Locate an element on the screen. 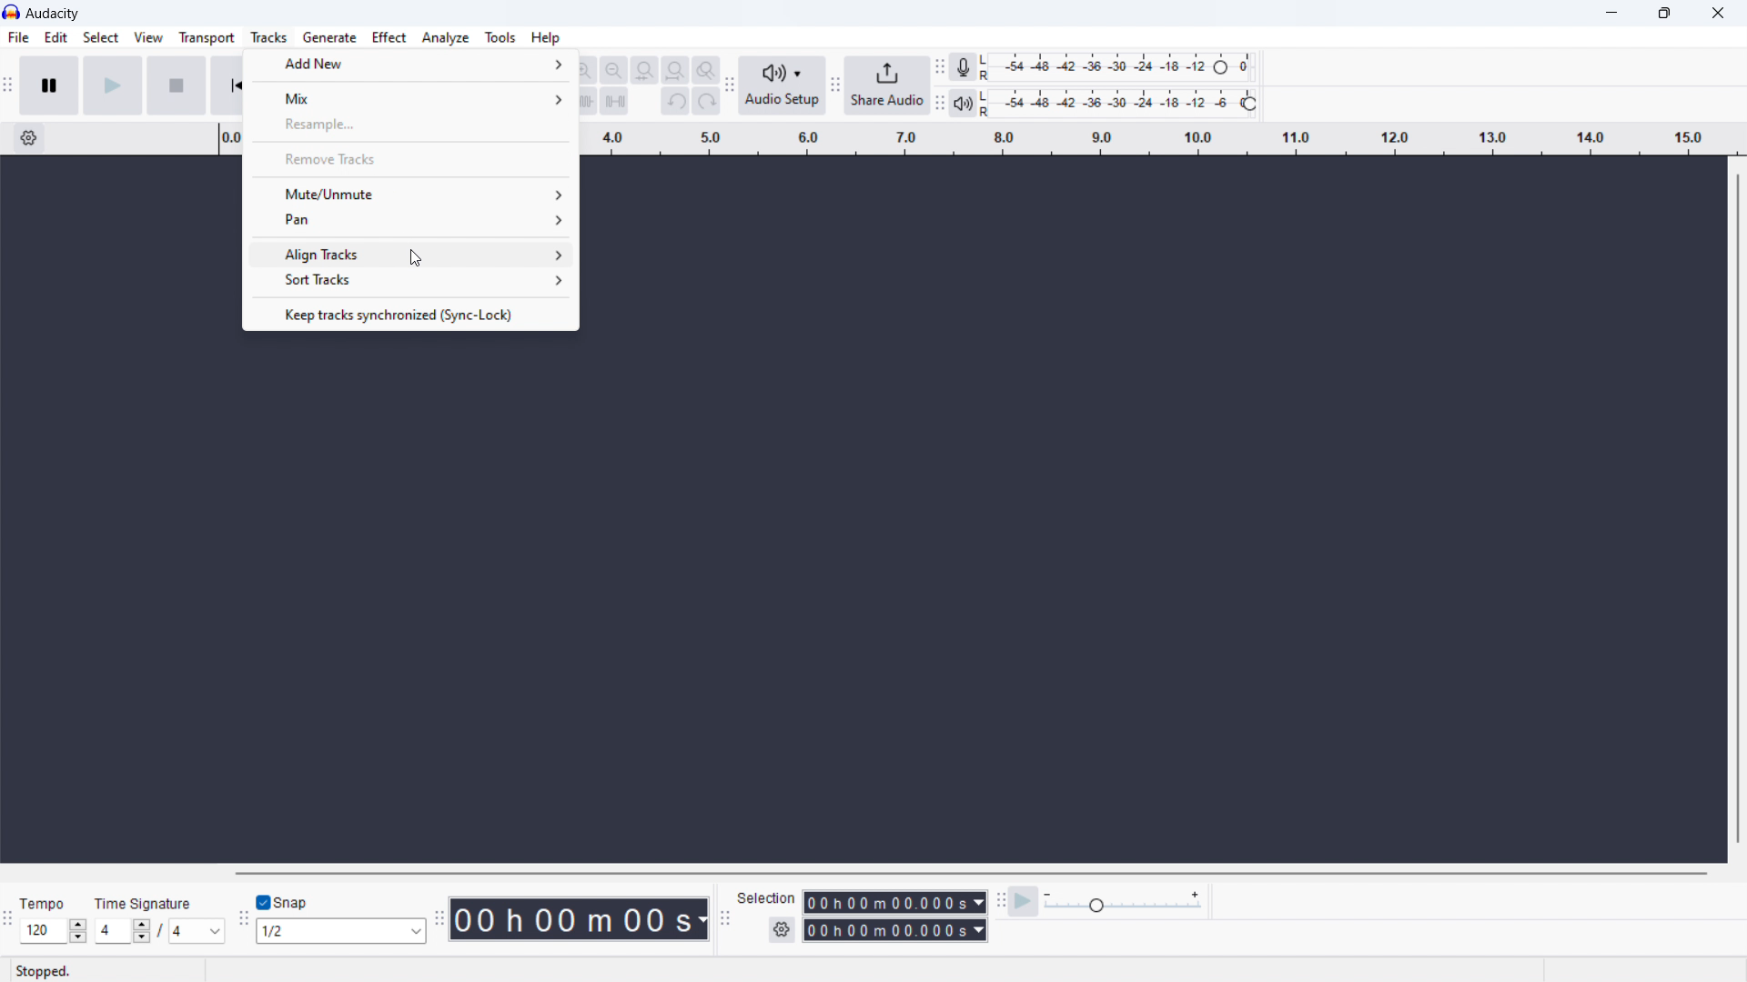 Image resolution: width=1747 pixels, height=982 pixels. tracks is located at coordinates (268, 37).